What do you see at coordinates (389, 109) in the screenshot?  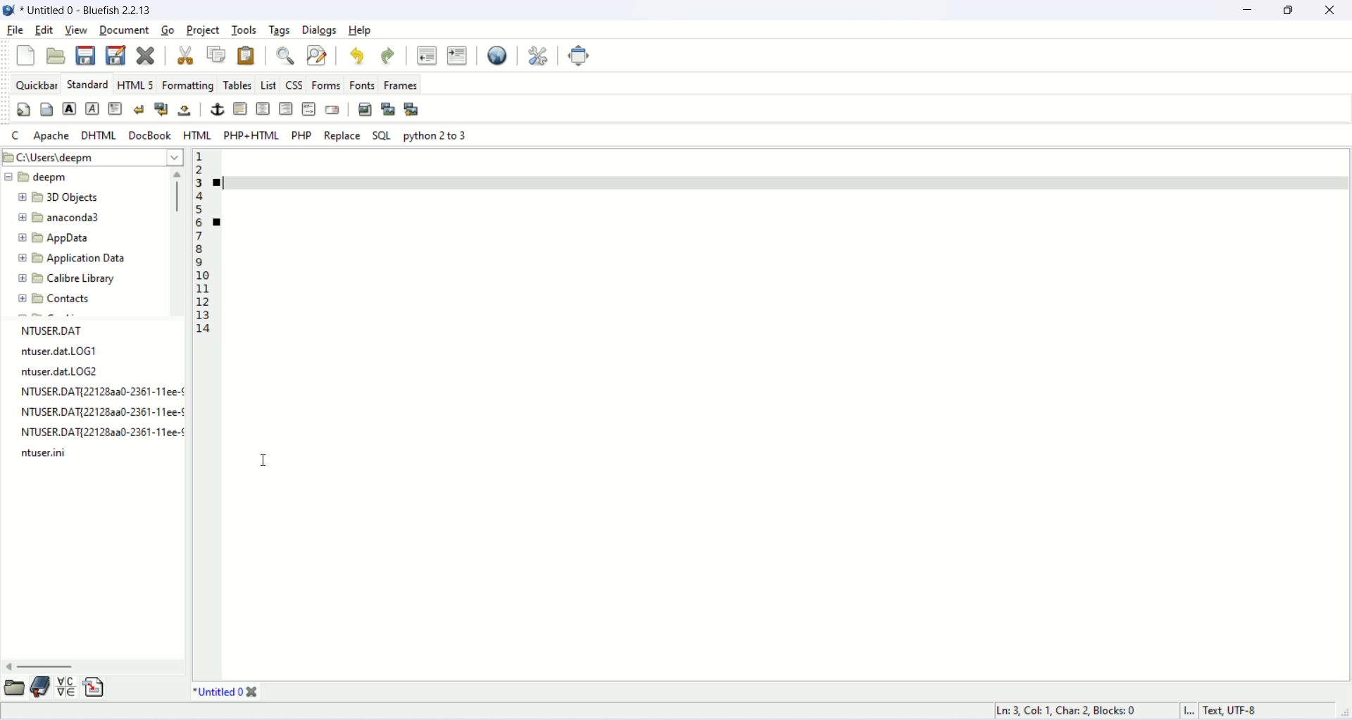 I see `insert thumbnail` at bounding box center [389, 109].